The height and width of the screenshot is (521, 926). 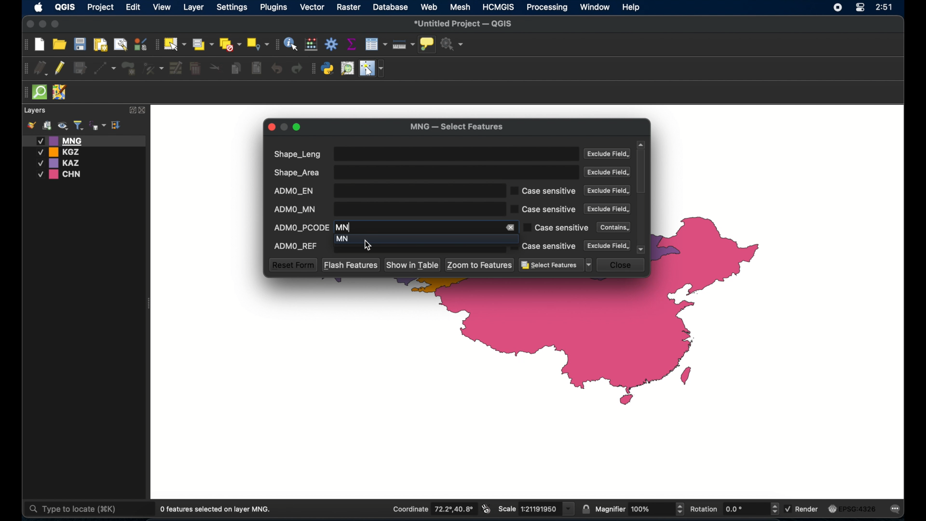 What do you see at coordinates (105, 68) in the screenshot?
I see `digitize with segment` at bounding box center [105, 68].